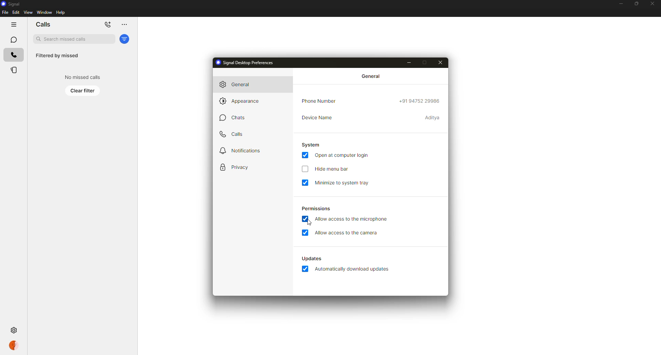  Describe the element at coordinates (236, 168) in the screenshot. I see `privacy` at that location.